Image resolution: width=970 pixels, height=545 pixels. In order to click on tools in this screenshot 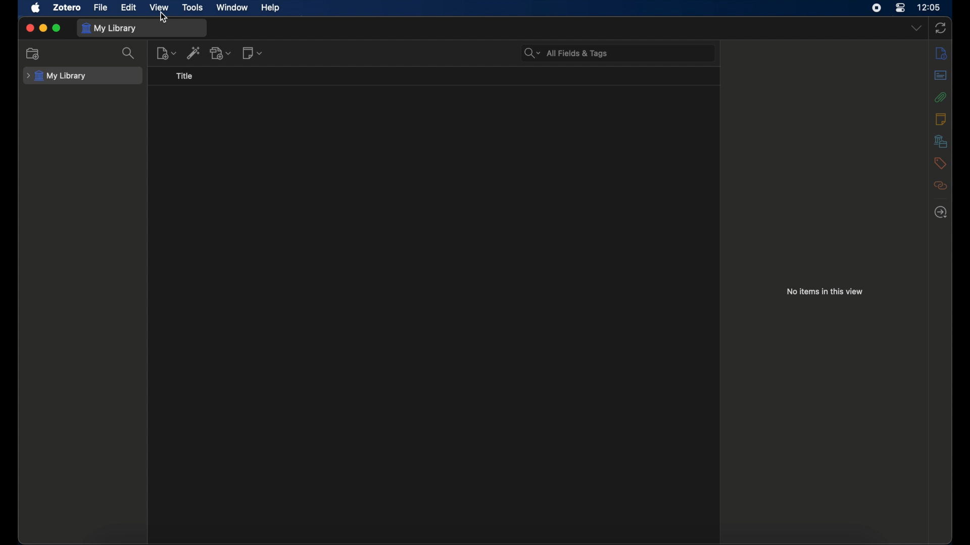, I will do `click(193, 8)`.